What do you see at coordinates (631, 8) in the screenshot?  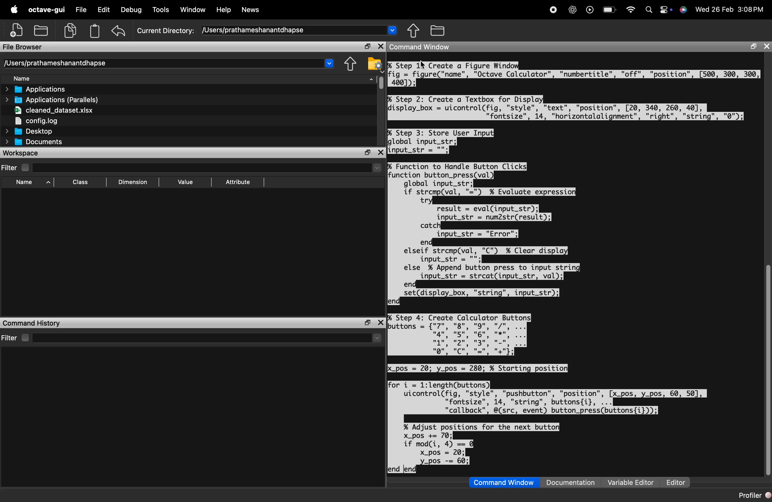 I see `wifi` at bounding box center [631, 8].